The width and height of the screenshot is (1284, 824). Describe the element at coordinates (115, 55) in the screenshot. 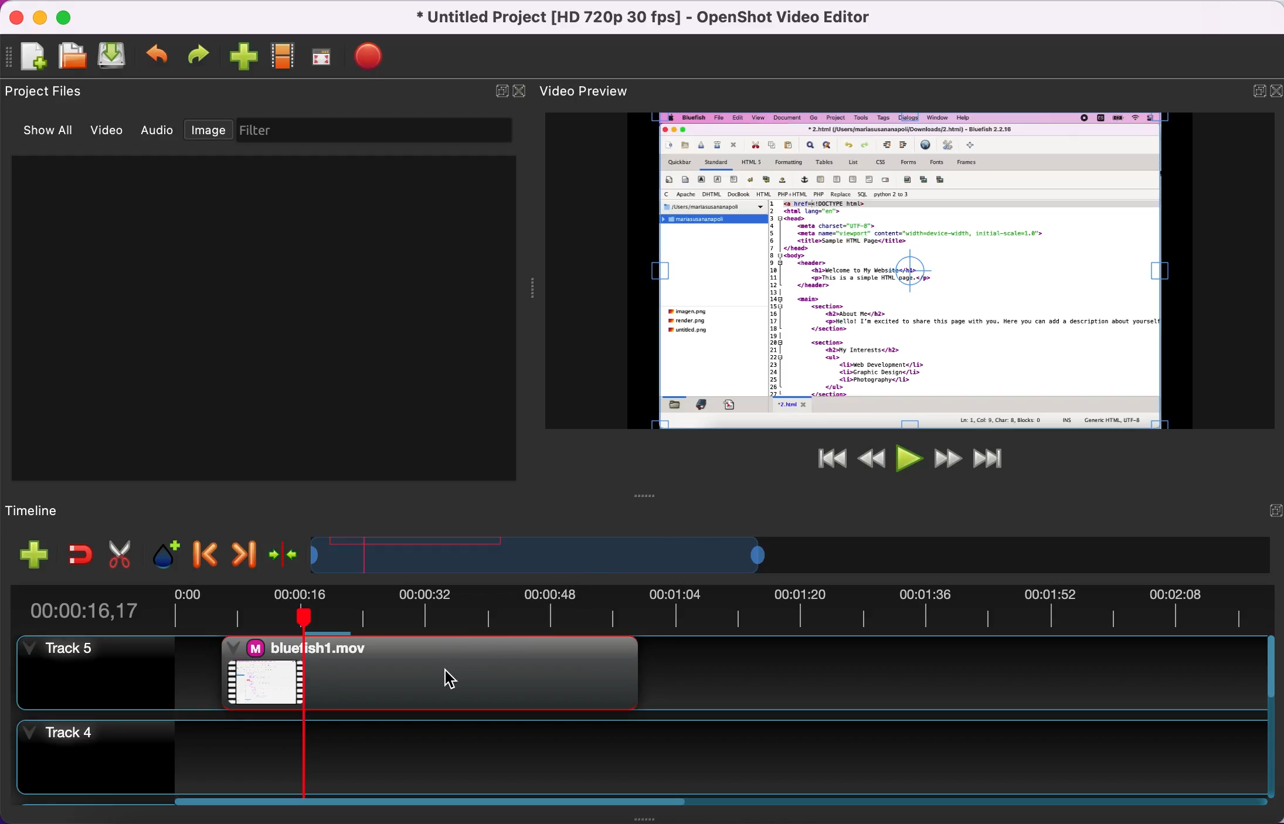

I see `save project` at that location.